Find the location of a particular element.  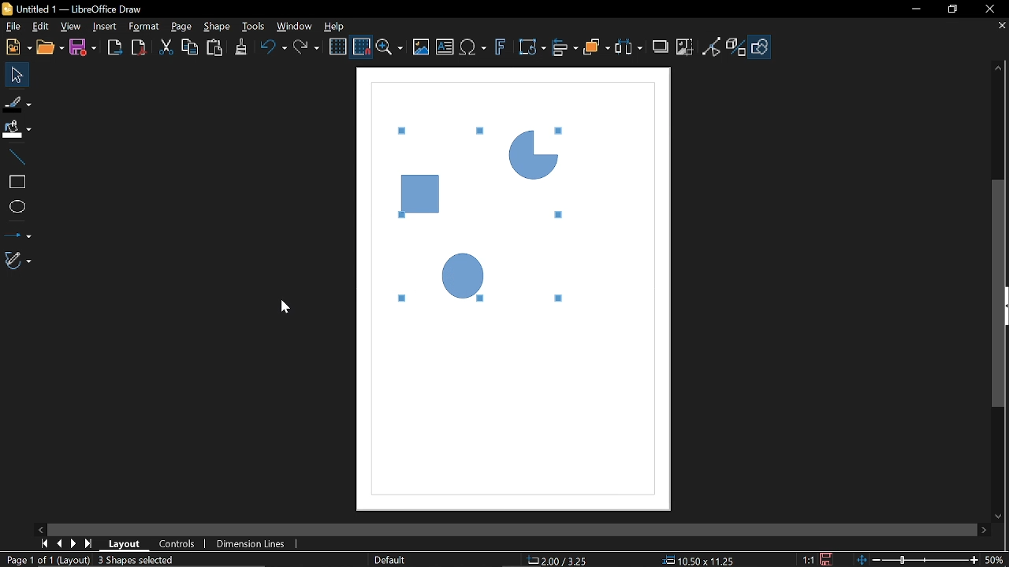

Shadow is located at coordinates (661, 47).